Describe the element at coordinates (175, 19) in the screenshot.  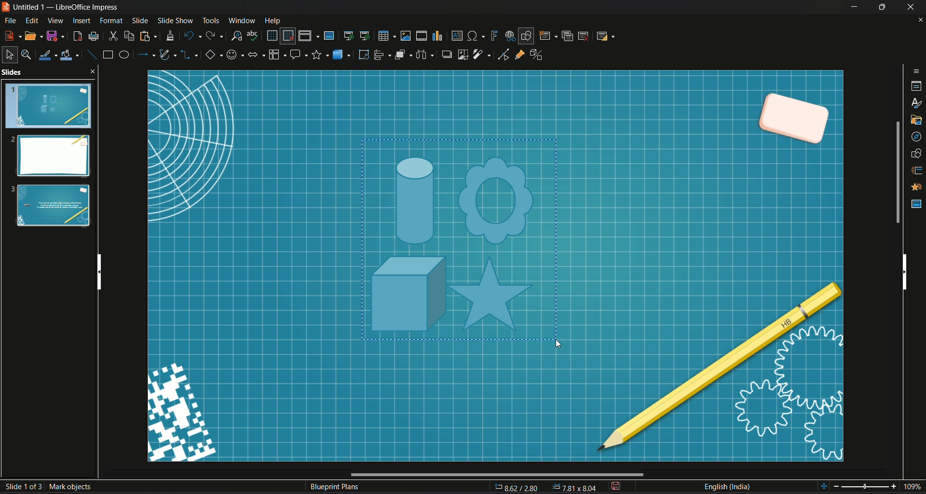
I see `Slide show` at that location.